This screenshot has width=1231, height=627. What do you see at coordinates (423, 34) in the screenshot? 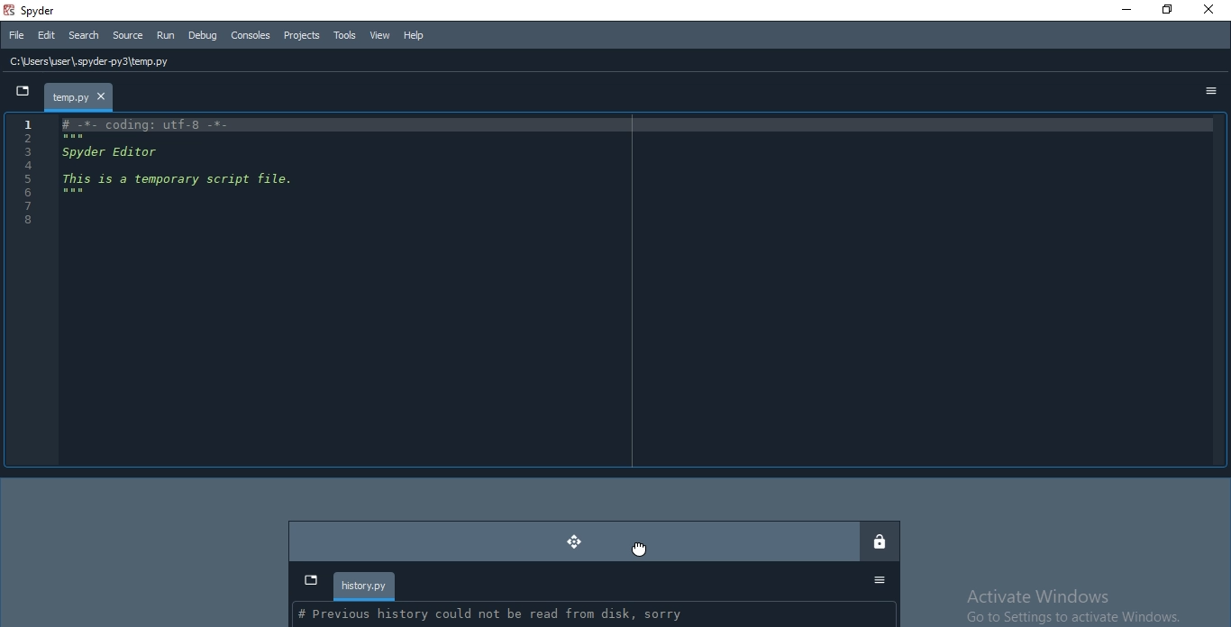
I see `Help` at bounding box center [423, 34].